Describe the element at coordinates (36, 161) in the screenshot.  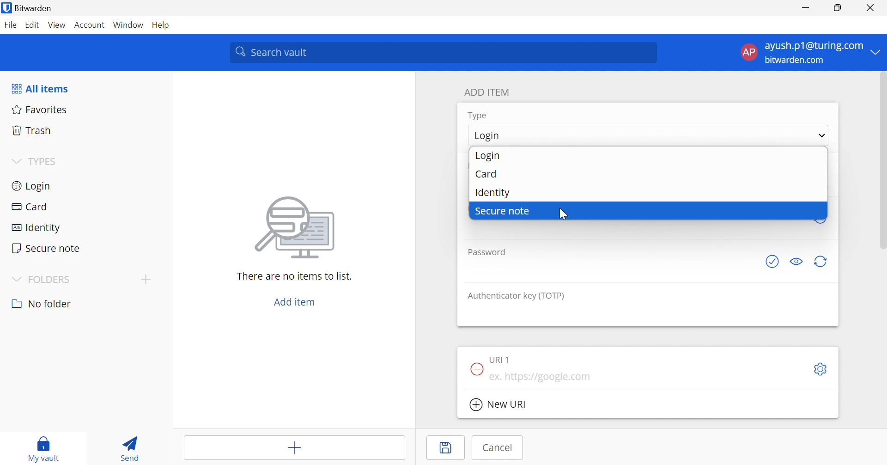
I see `TYPES` at that location.